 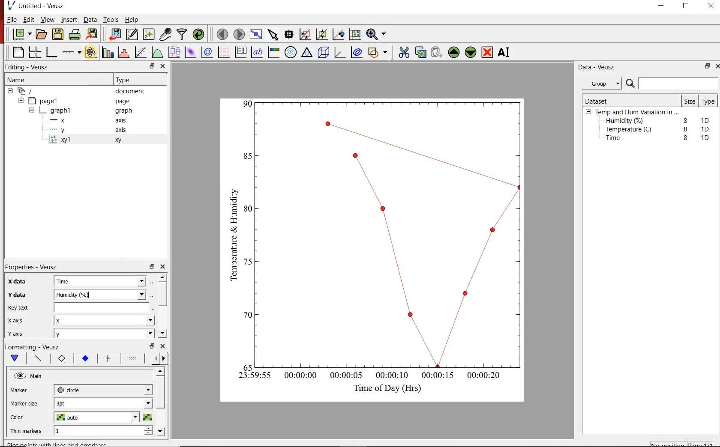 What do you see at coordinates (259, 52) in the screenshot?
I see `text label` at bounding box center [259, 52].